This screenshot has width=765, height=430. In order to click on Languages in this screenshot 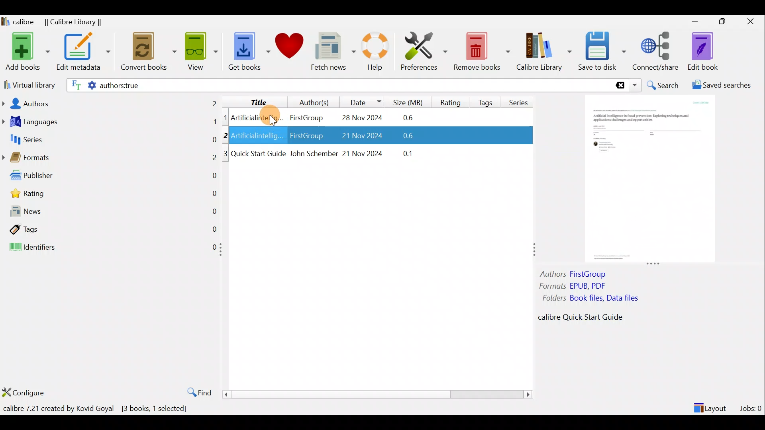, I will do `click(110, 123)`.